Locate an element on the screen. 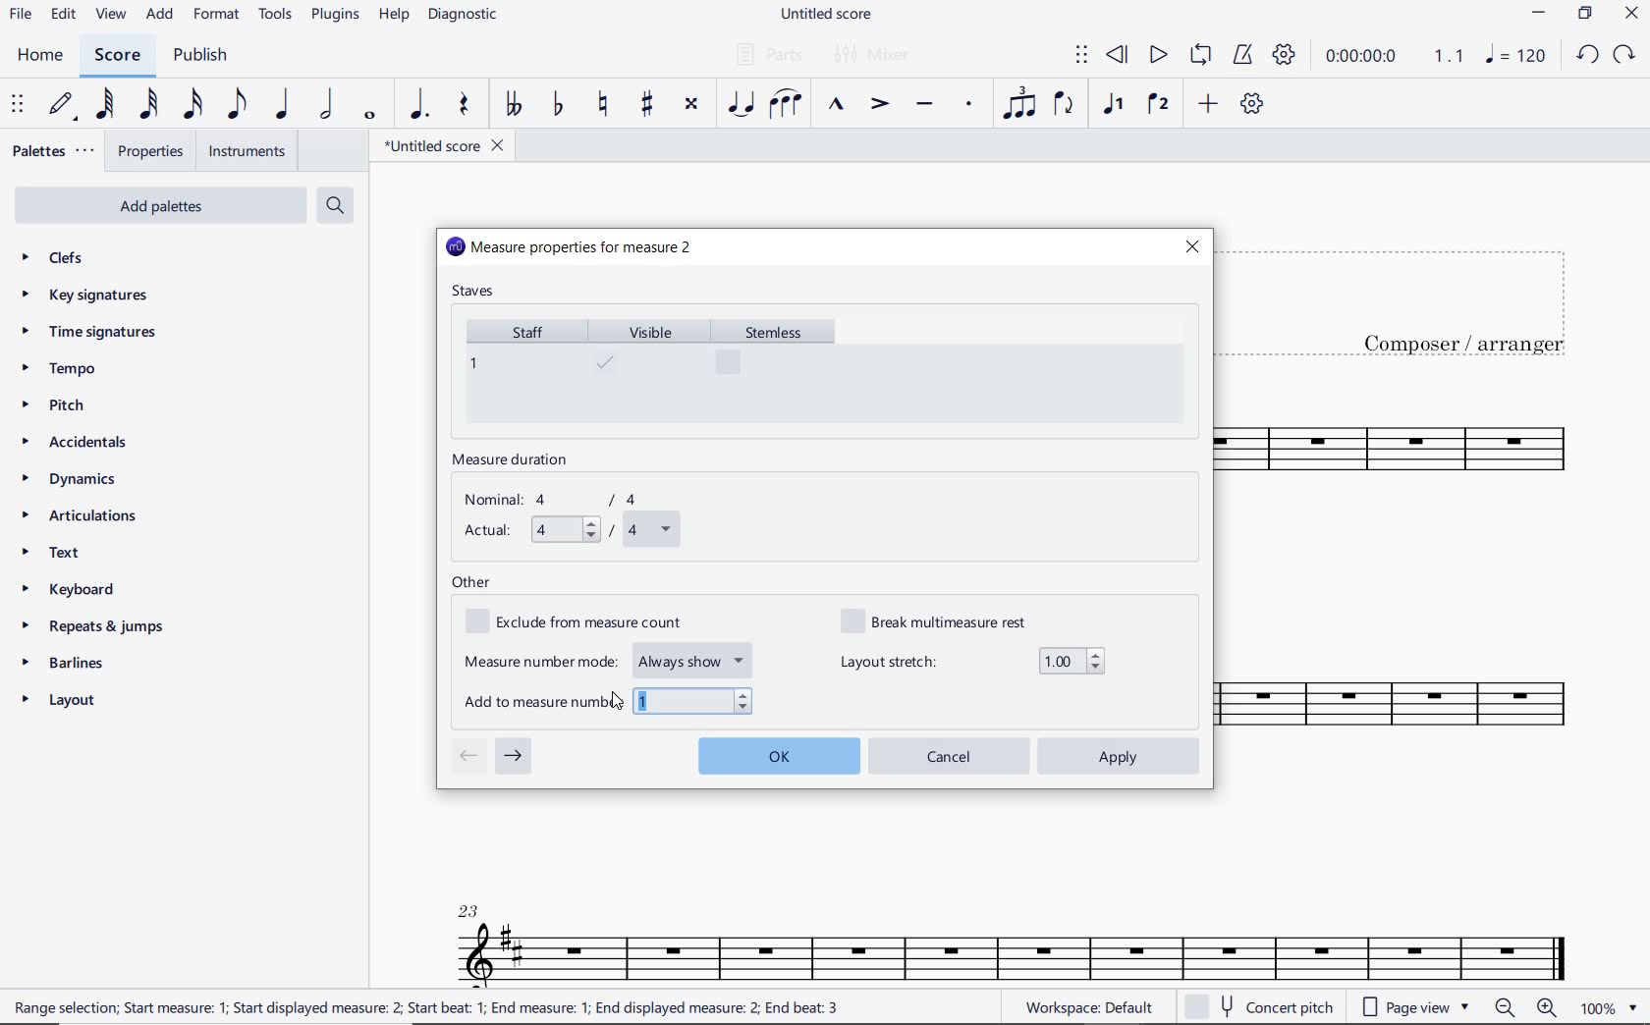 Image resolution: width=1650 pixels, height=1025 pixels. layout stretch is located at coordinates (972, 661).